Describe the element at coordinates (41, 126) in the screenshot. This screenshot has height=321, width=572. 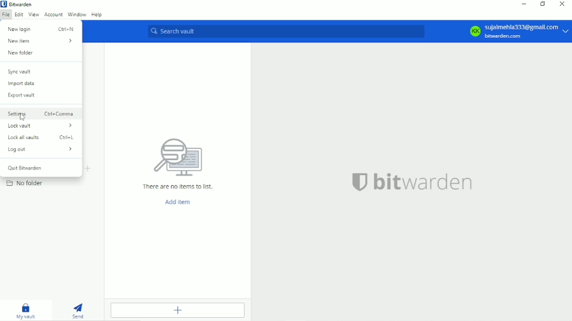
I see `Lock vault` at that location.